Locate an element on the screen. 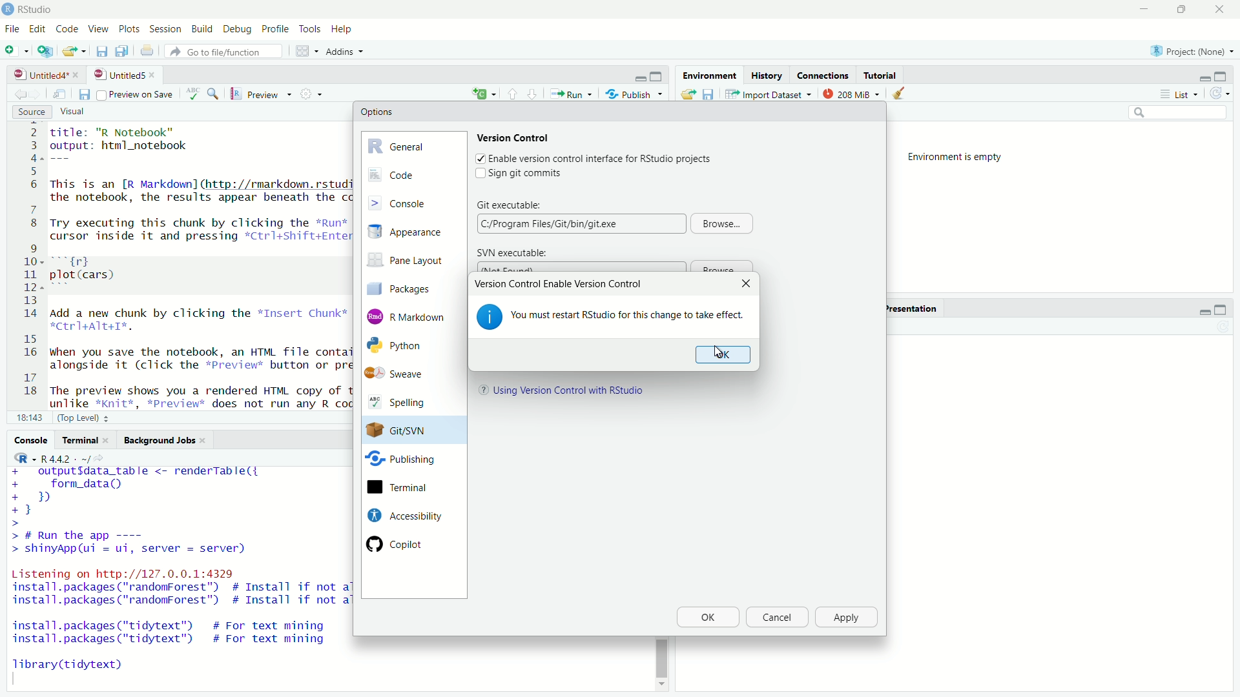 This screenshot has width=1240, height=697.  Console is located at coordinates (413, 202).